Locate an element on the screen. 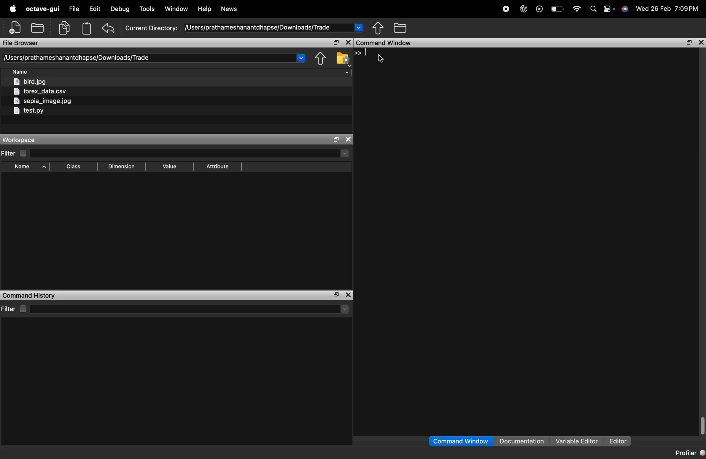 This screenshot has height=459, width=706. one directory up is located at coordinates (379, 28).